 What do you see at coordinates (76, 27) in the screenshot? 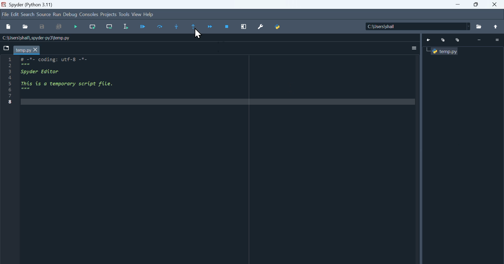
I see `Start debugging` at bounding box center [76, 27].